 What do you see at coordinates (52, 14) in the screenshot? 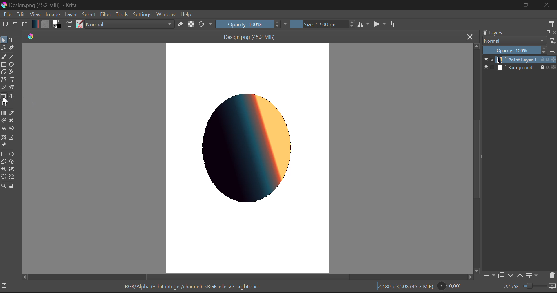
I see `Image` at bounding box center [52, 14].